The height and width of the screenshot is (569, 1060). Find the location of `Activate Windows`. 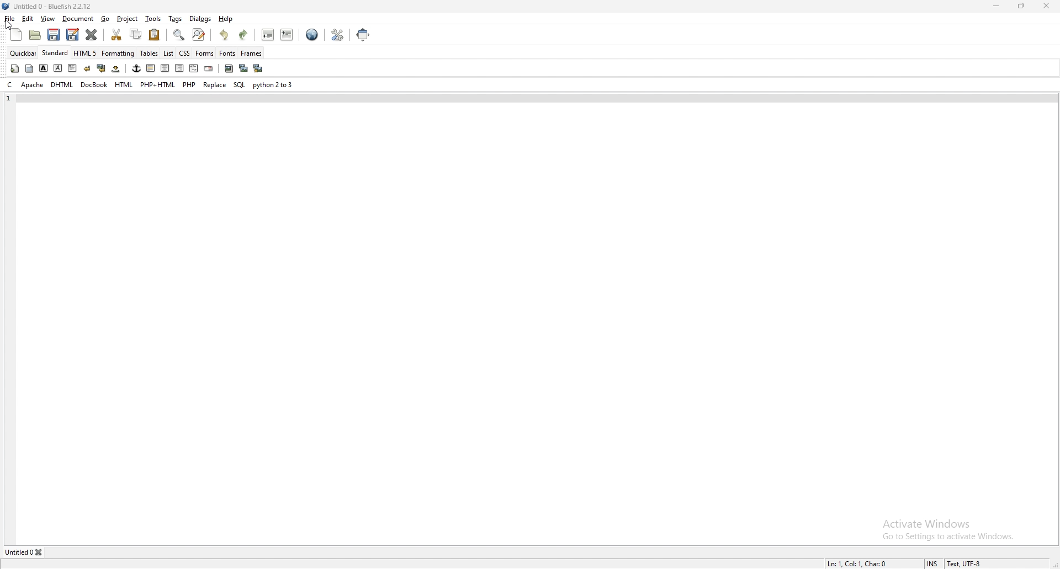

Activate Windows is located at coordinates (929, 523).